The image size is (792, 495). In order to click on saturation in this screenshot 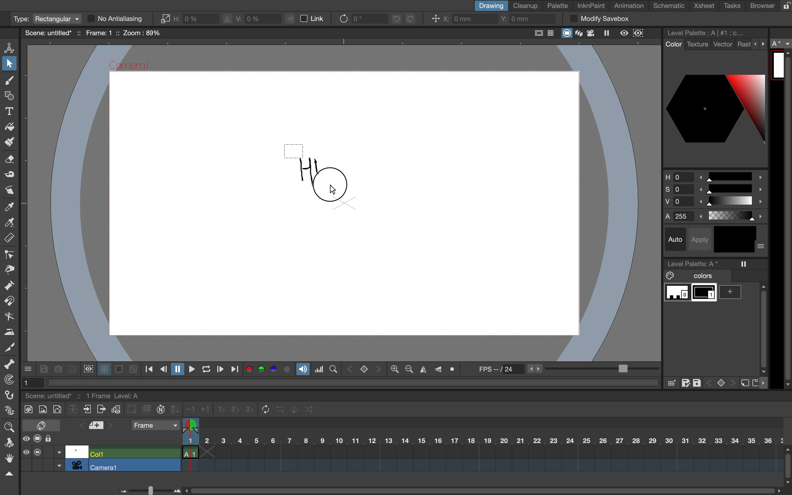, I will do `click(714, 191)`.